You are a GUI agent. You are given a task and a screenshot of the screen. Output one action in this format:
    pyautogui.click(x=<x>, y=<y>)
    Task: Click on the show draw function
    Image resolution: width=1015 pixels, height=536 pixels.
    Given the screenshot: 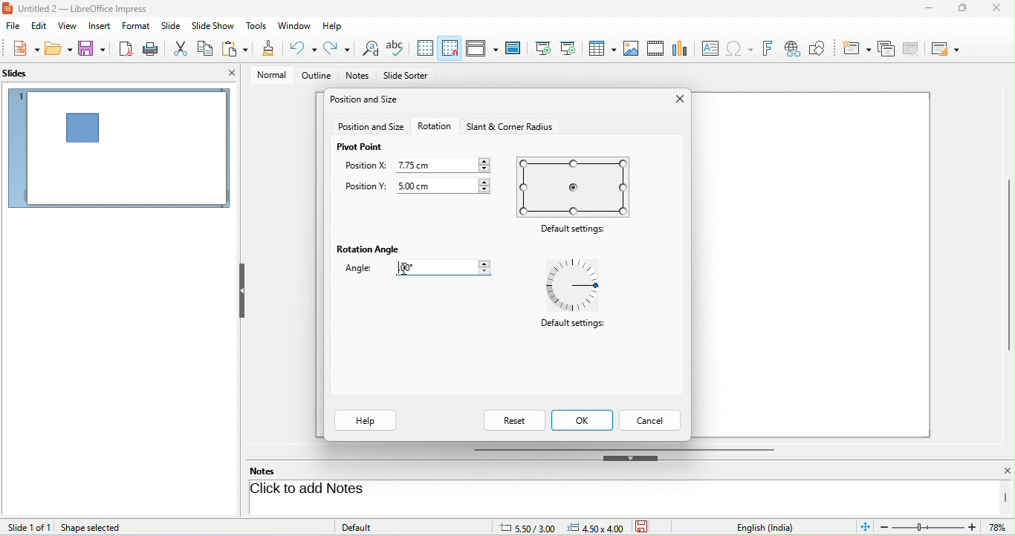 What is the action you would take?
    pyautogui.click(x=824, y=47)
    